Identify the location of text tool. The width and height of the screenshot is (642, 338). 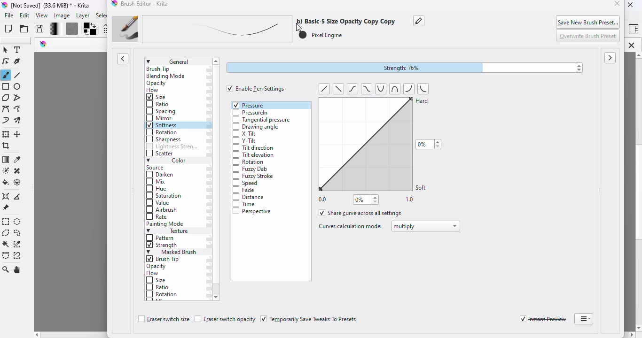
(18, 50).